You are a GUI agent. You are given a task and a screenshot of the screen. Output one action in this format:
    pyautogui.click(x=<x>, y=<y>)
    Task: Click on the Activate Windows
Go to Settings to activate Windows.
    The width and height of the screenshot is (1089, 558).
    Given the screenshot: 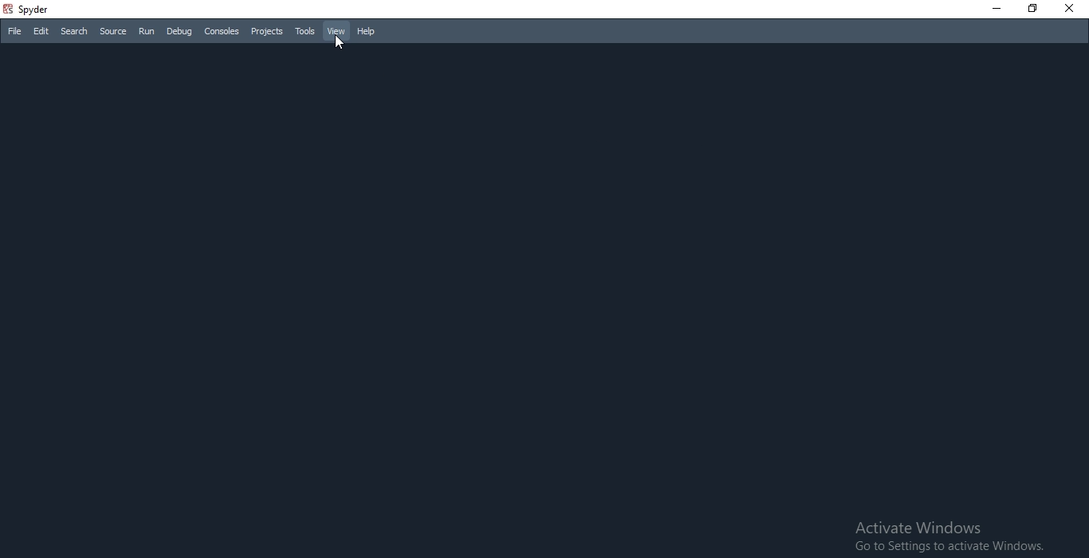 What is the action you would take?
    pyautogui.click(x=943, y=533)
    